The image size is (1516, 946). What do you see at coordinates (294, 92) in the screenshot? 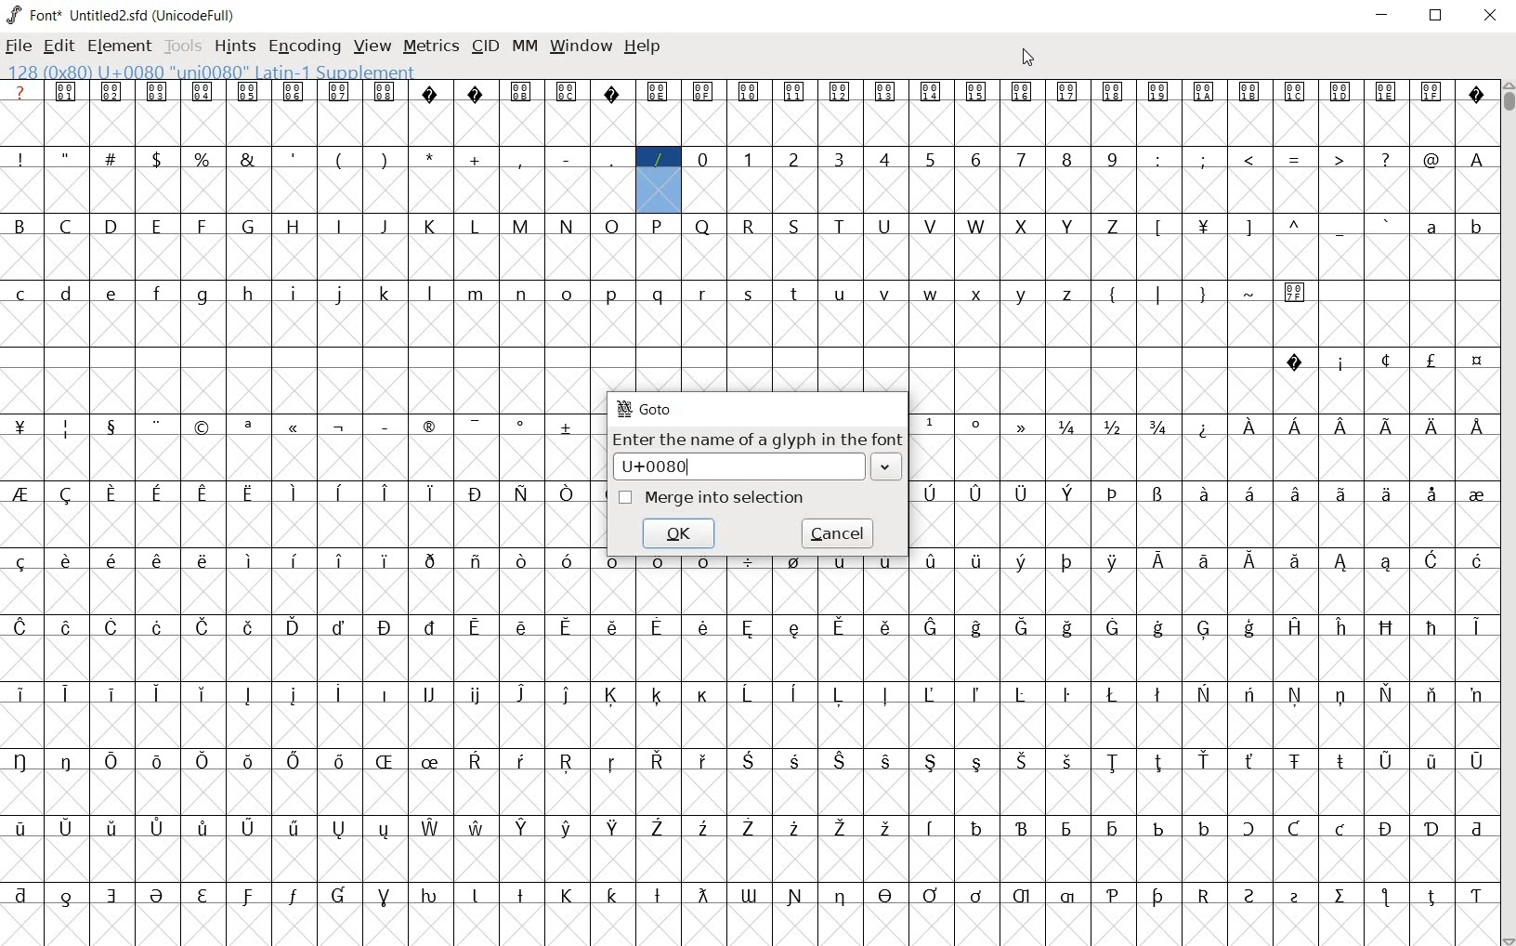
I see `glyph` at bounding box center [294, 92].